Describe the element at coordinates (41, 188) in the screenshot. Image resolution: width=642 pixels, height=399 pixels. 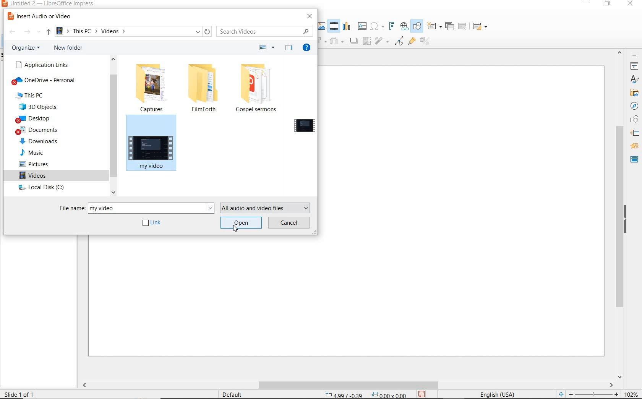
I see `local disk` at that location.